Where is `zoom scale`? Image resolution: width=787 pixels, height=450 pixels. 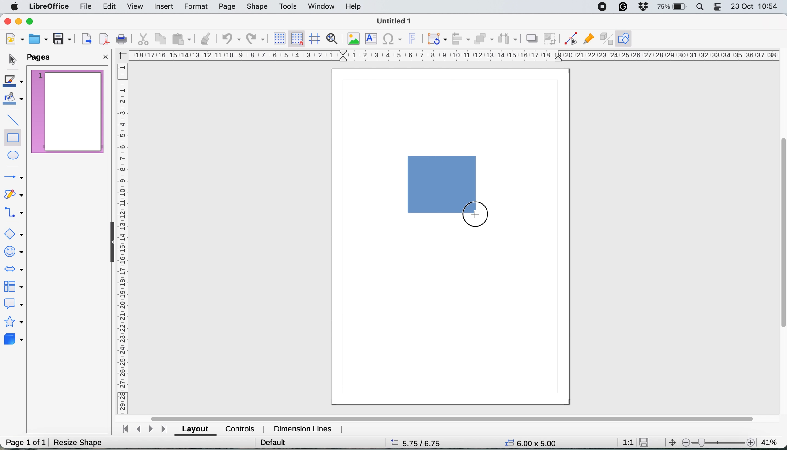
zoom scale is located at coordinates (718, 441).